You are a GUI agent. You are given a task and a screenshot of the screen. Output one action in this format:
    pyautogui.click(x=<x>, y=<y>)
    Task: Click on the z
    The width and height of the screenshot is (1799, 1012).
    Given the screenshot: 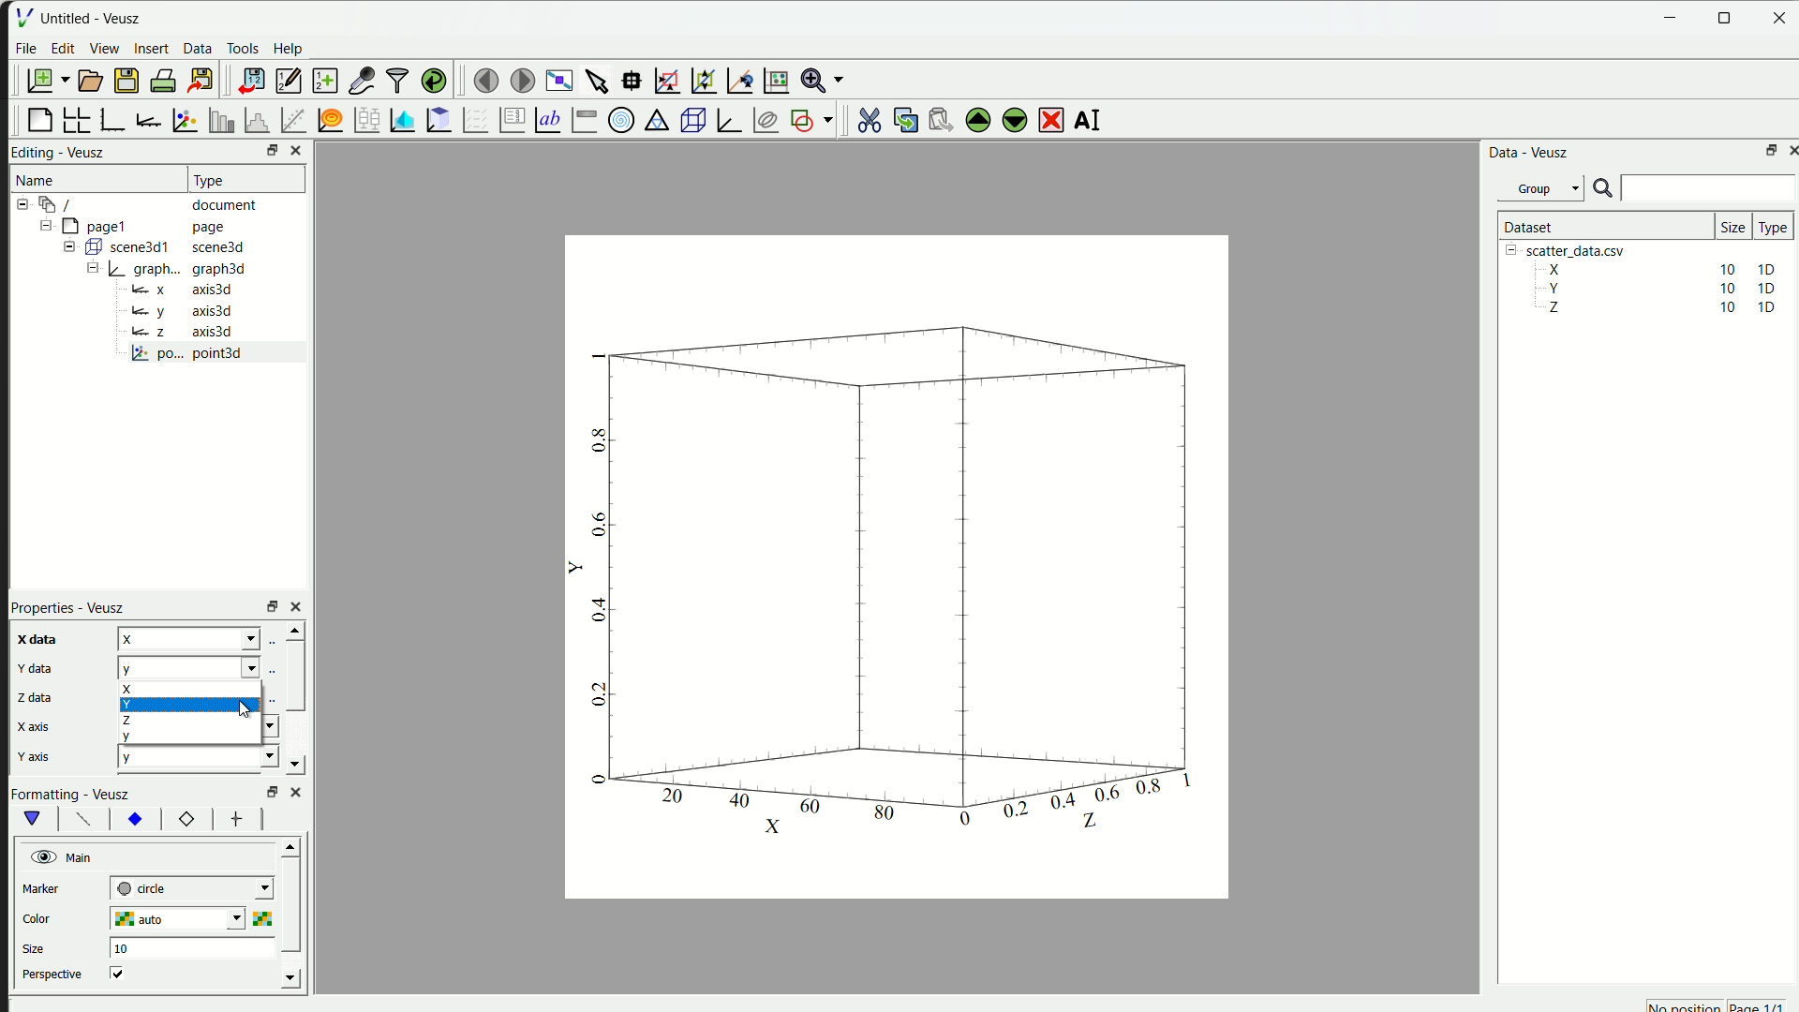 What is the action you would take?
    pyautogui.click(x=210, y=636)
    